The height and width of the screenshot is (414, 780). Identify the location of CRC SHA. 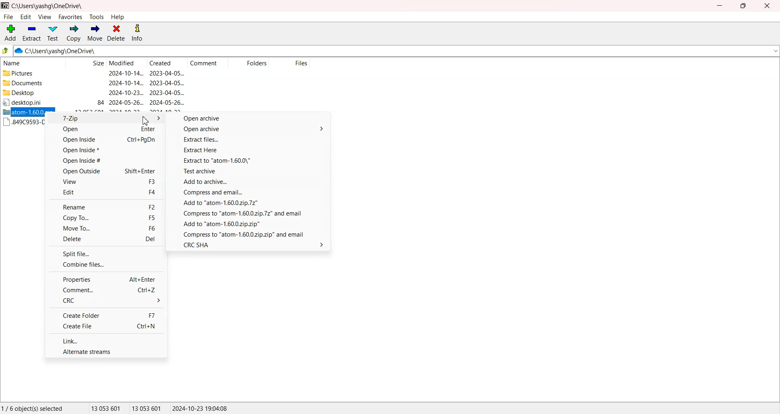
(249, 244).